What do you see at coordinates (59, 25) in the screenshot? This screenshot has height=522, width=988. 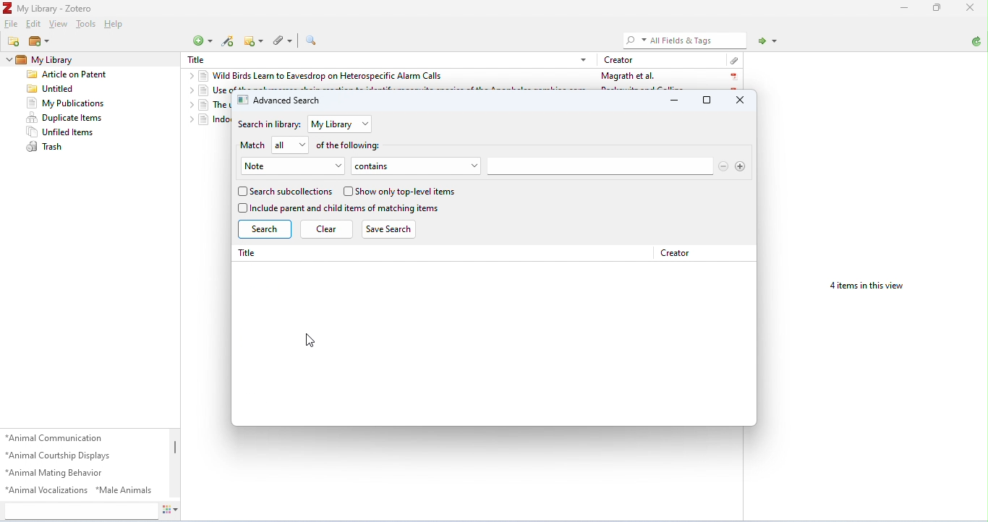 I see `view` at bounding box center [59, 25].